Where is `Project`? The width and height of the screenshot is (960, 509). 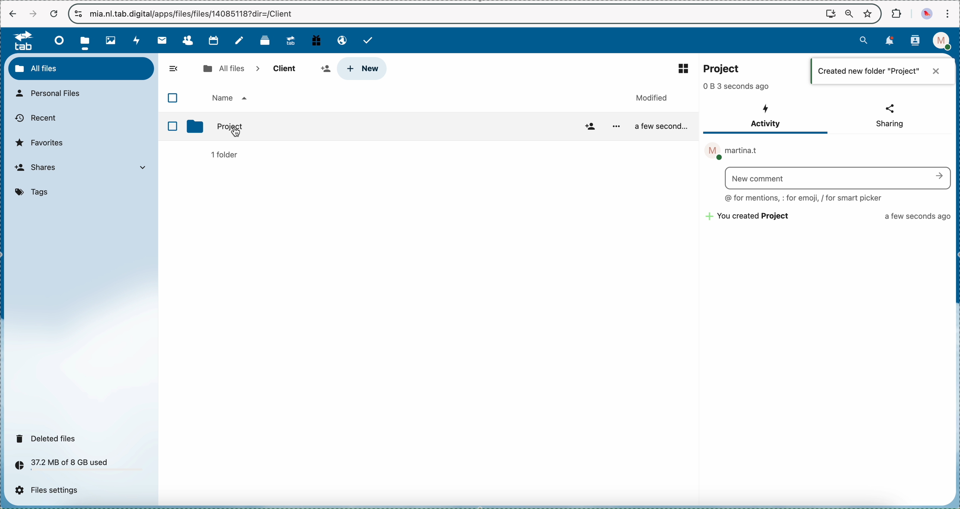
Project is located at coordinates (228, 127).